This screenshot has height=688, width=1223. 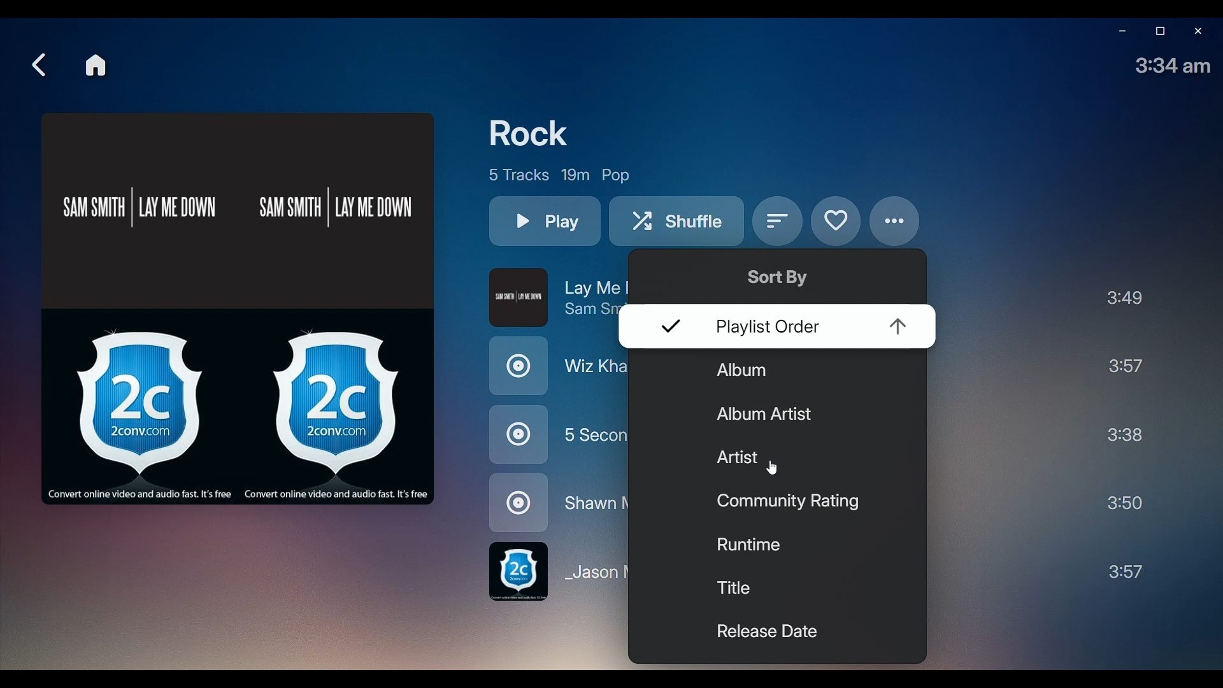 I want to click on Release Date, so click(x=763, y=634).